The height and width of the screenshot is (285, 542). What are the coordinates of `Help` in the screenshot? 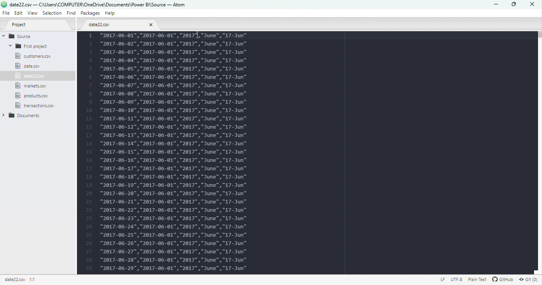 It's located at (111, 14).